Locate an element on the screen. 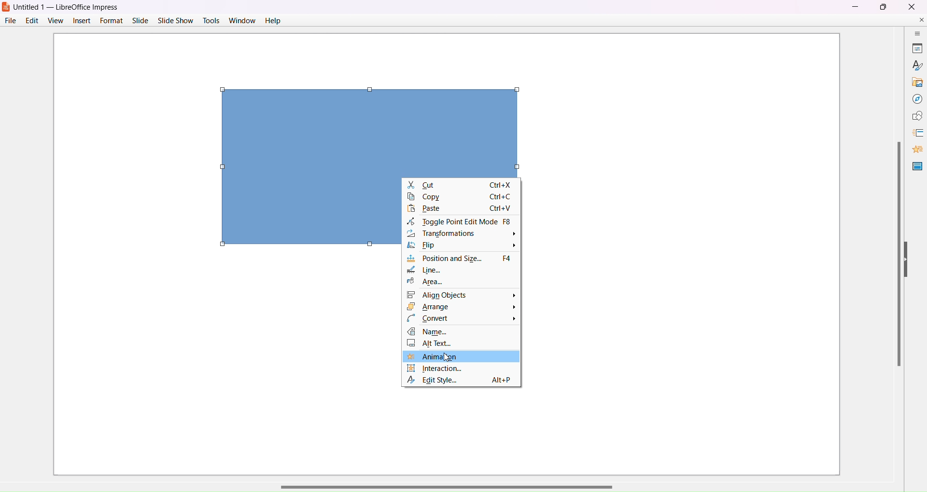  Format is located at coordinates (111, 20).